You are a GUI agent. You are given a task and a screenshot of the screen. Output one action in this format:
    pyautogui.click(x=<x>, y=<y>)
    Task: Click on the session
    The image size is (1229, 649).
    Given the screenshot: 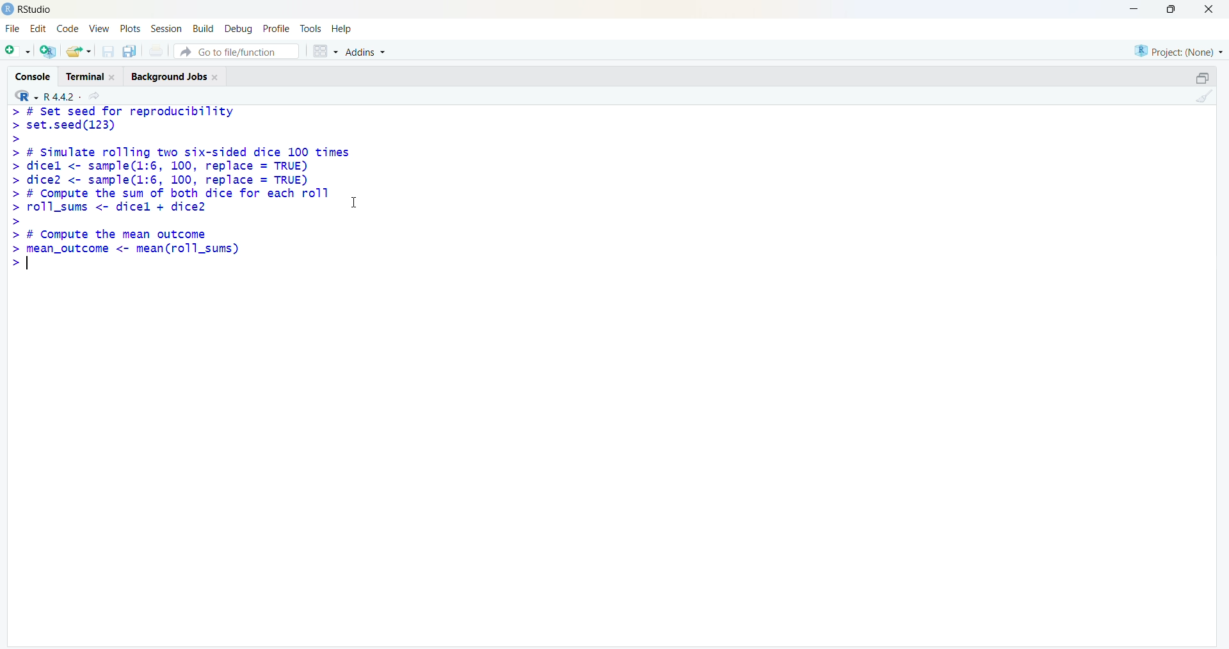 What is the action you would take?
    pyautogui.click(x=166, y=29)
    